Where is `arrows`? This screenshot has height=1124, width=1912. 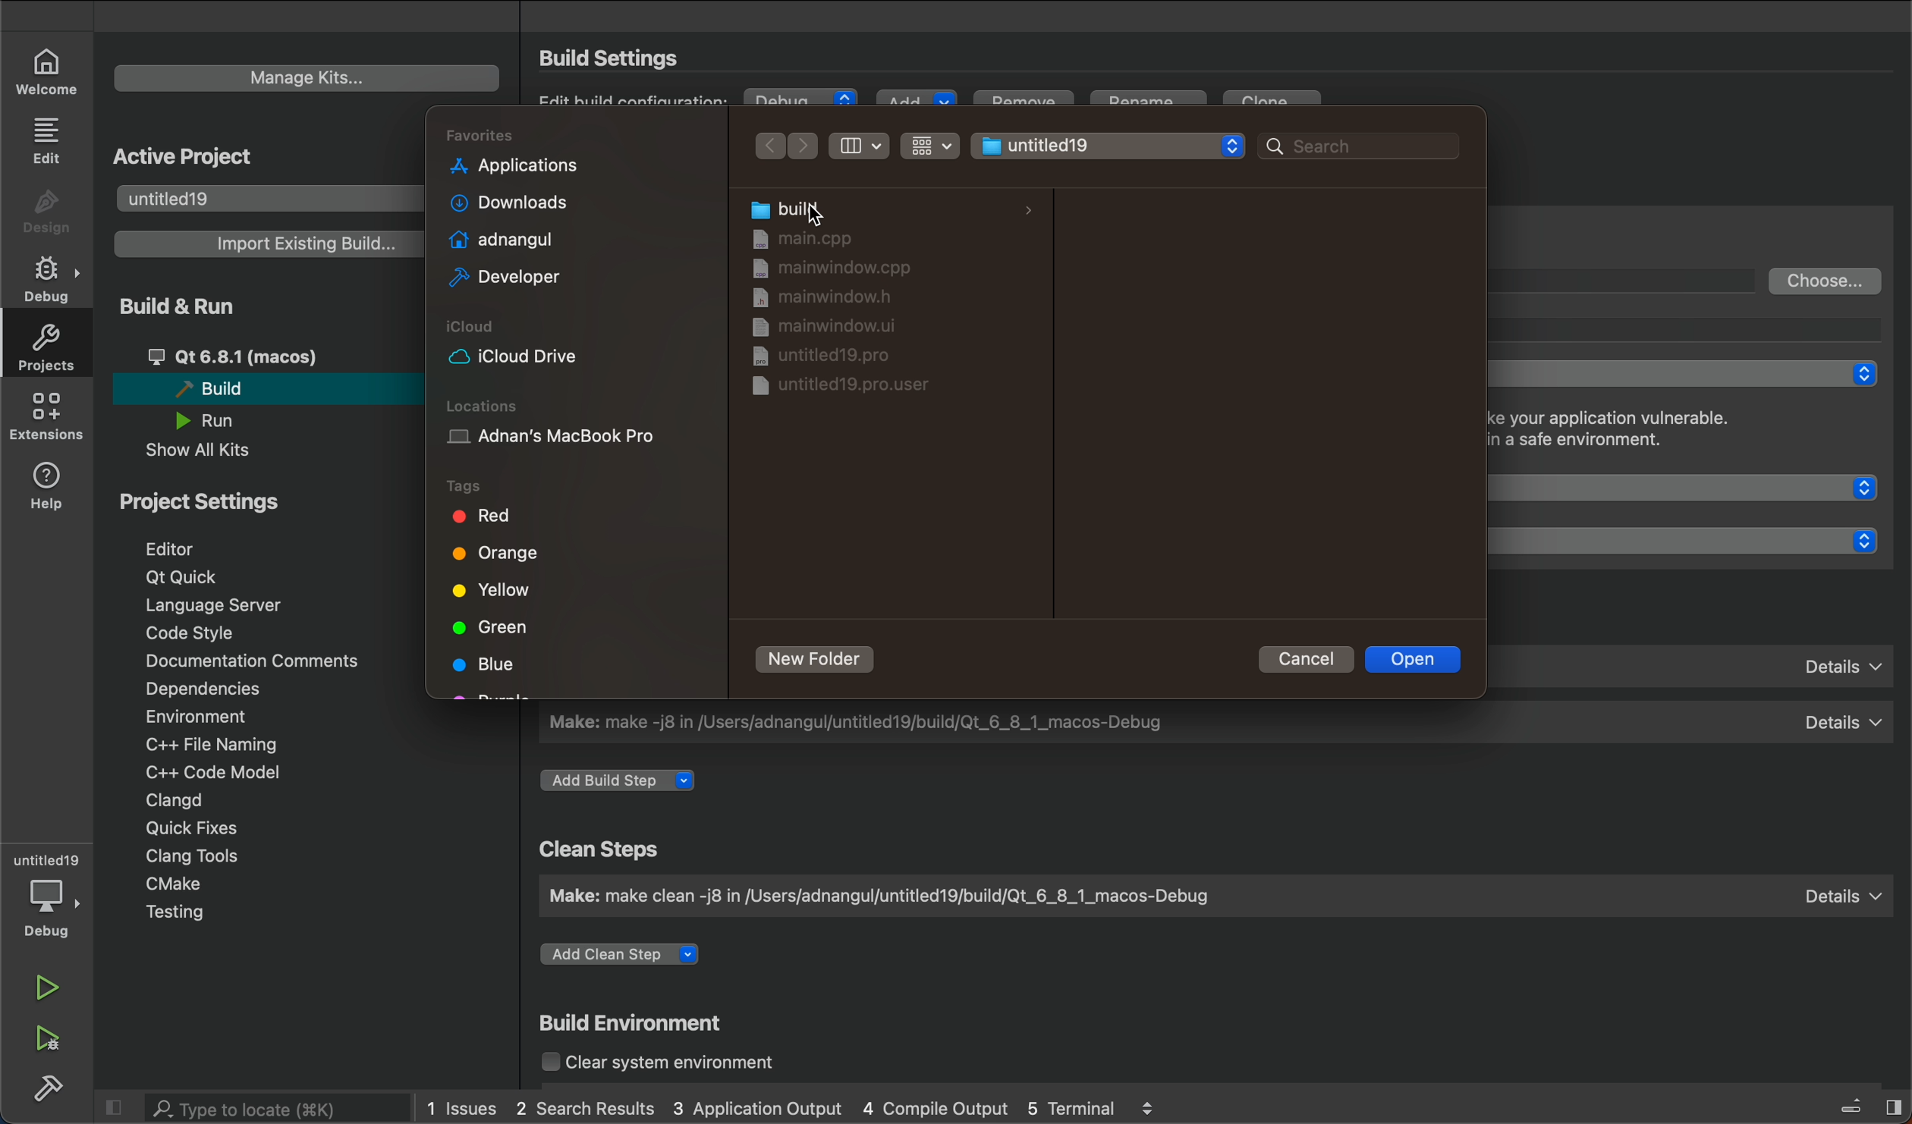 arrows is located at coordinates (791, 145).